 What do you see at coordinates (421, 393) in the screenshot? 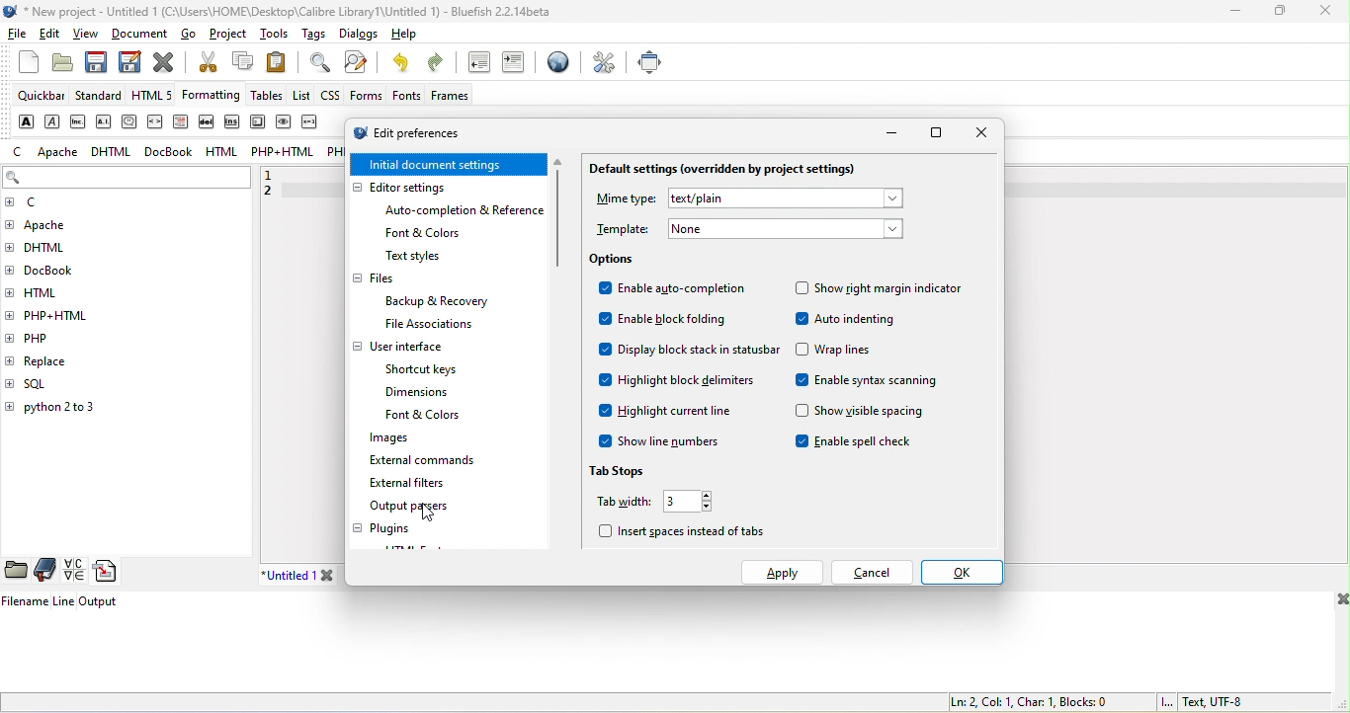
I see `dimensions` at bounding box center [421, 393].